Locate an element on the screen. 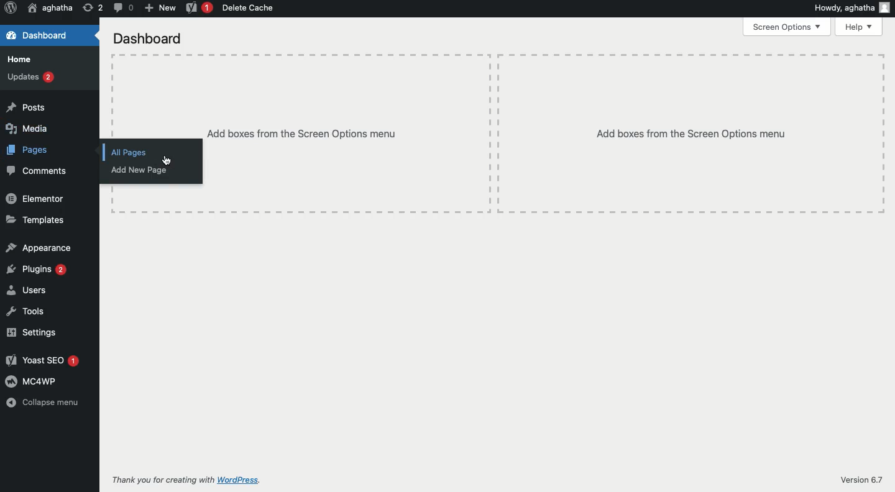 The height and width of the screenshot is (492, 895). Users is located at coordinates (27, 289).